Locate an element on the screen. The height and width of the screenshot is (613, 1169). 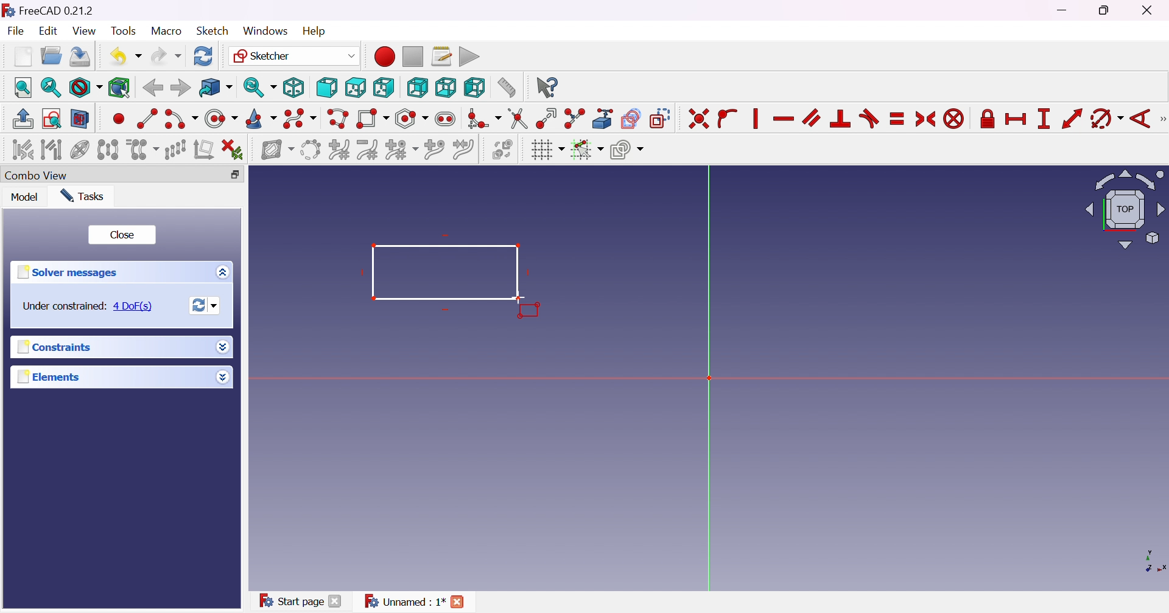
Constraints is located at coordinates (61, 346).